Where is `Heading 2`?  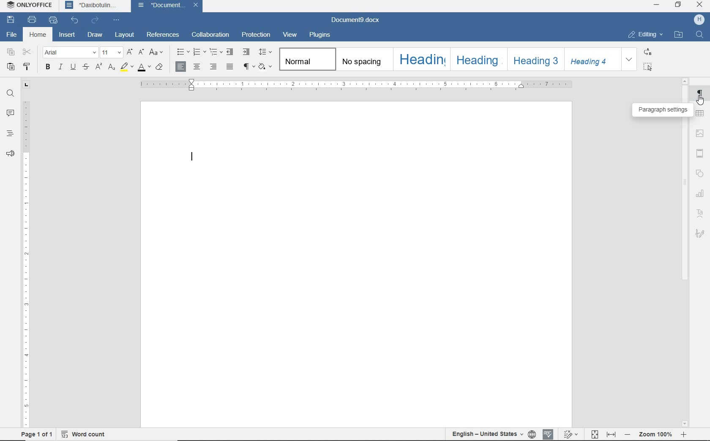 Heading 2 is located at coordinates (478, 59).